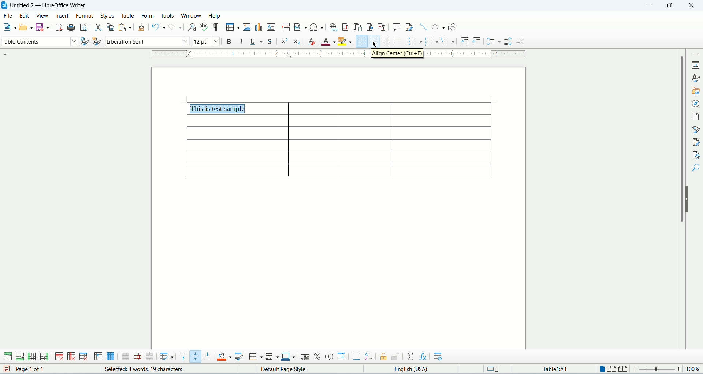 The width and height of the screenshot is (703, 374). Describe the element at coordinates (363, 41) in the screenshot. I see `align left` at that location.